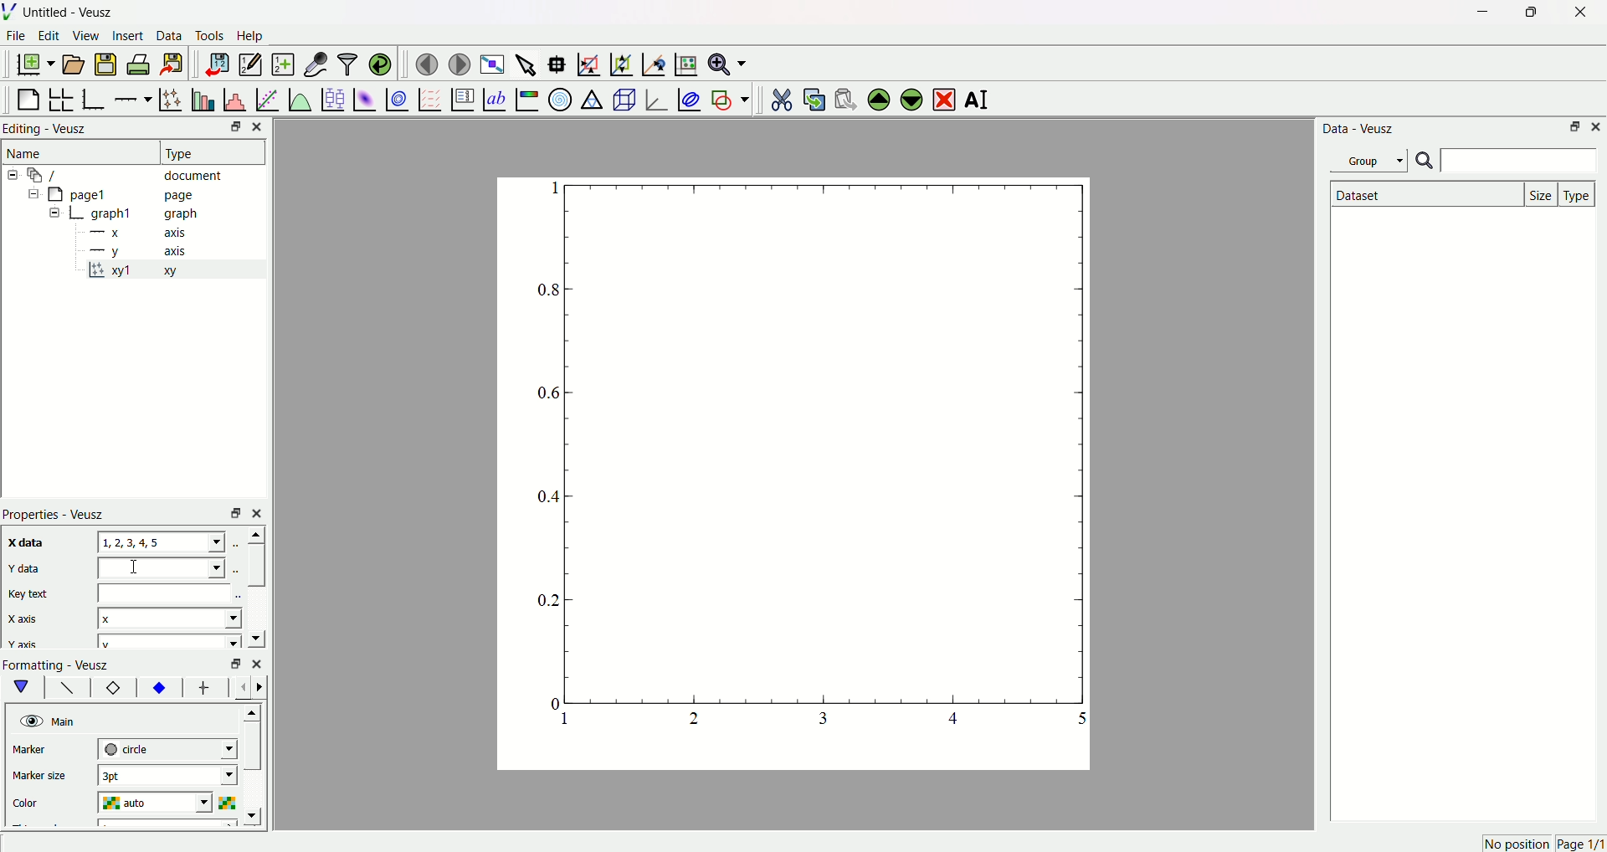 This screenshot has width=1607, height=852. What do you see at coordinates (254, 534) in the screenshot?
I see `move up` at bounding box center [254, 534].